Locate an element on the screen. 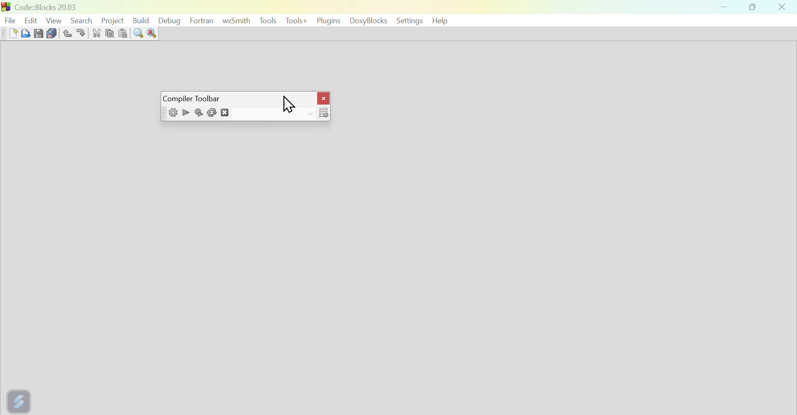 This screenshot has height=415, width=797. Settings is located at coordinates (171, 114).